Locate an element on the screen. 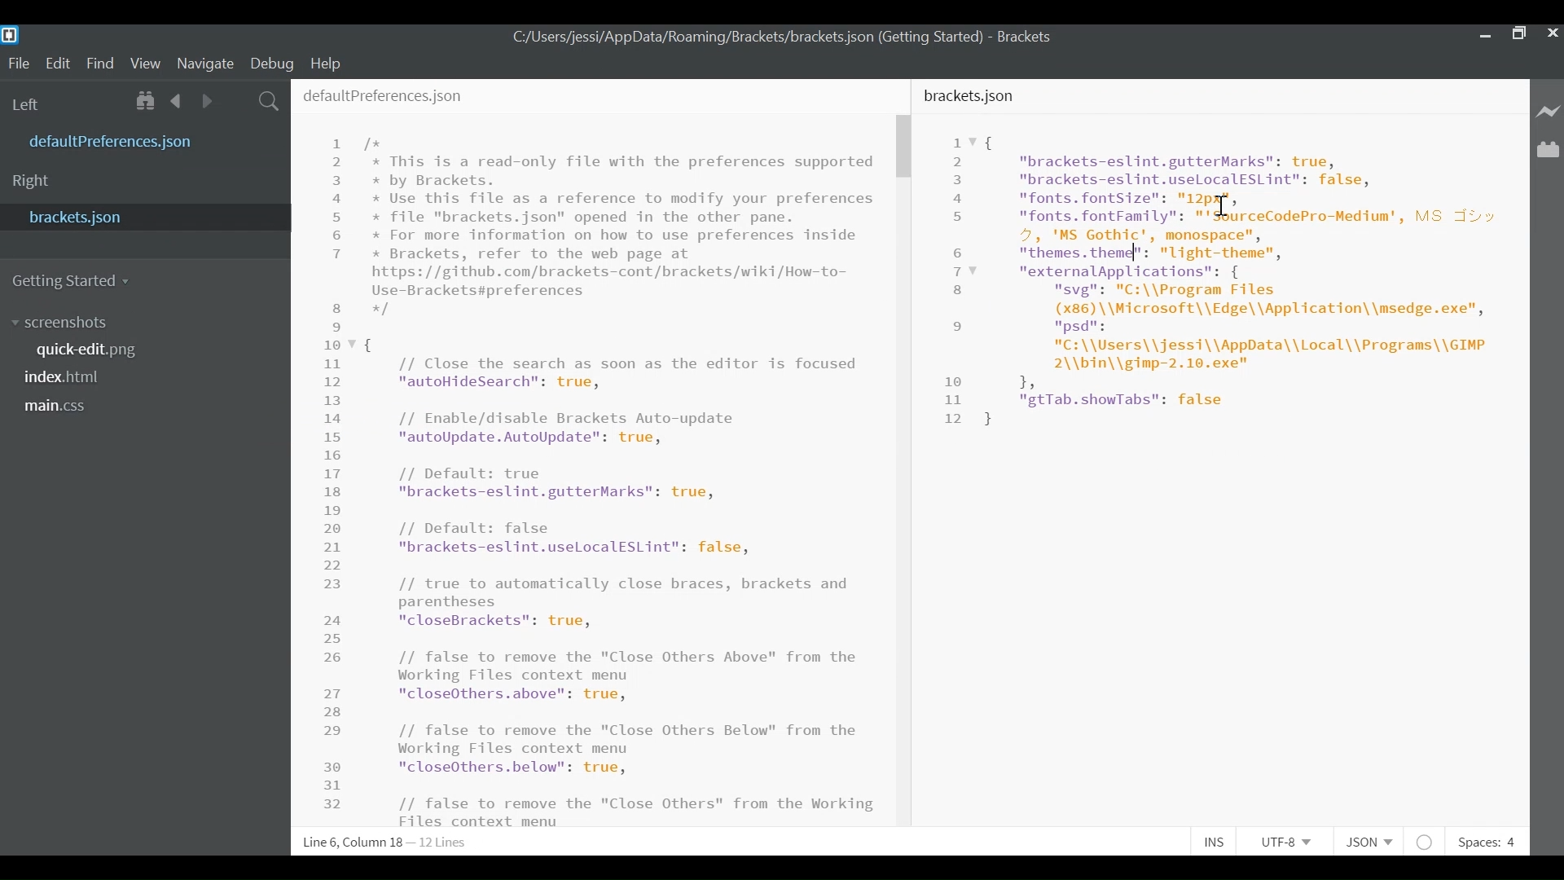 The height and width of the screenshot is (880, 1564). Brackets Desktop Icon is located at coordinates (11, 34).